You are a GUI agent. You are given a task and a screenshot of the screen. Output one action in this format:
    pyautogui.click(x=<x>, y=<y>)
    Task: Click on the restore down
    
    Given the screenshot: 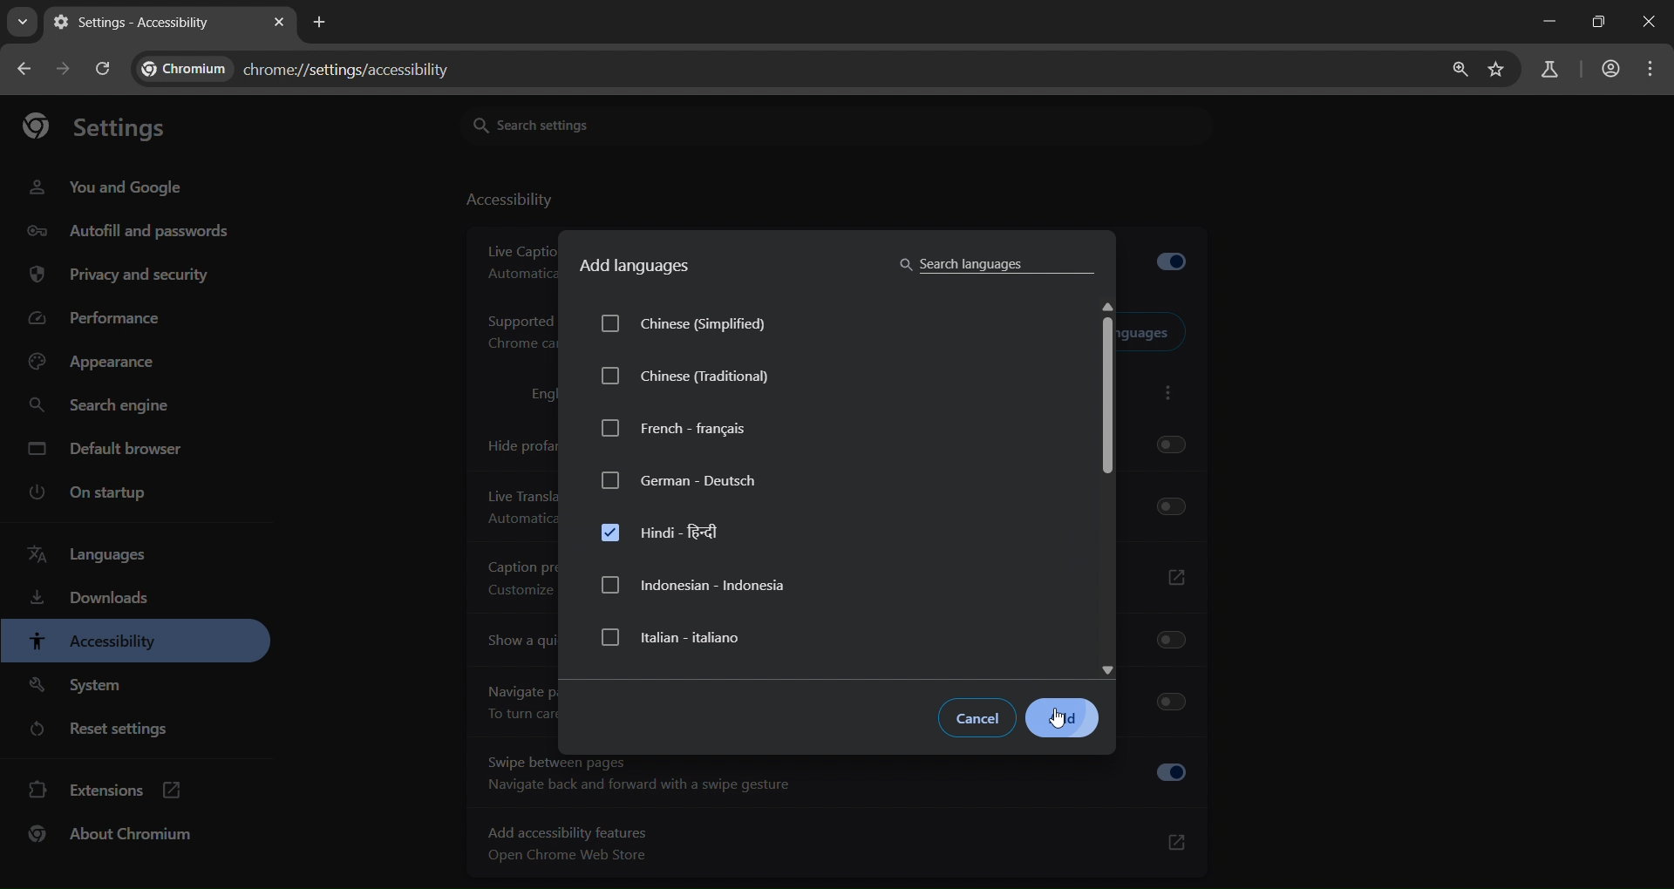 What is the action you would take?
    pyautogui.click(x=1596, y=21)
    